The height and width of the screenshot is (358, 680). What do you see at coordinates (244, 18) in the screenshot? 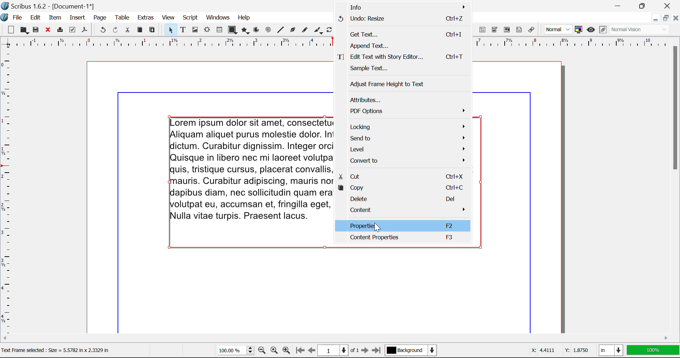
I see `Help` at bounding box center [244, 18].